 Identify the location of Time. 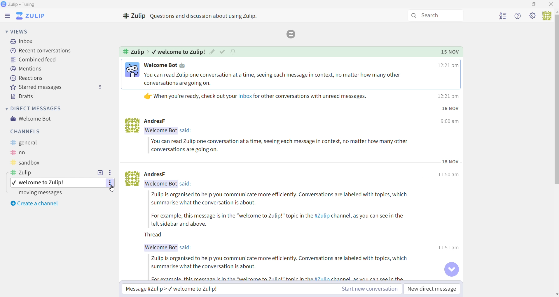
(450, 52).